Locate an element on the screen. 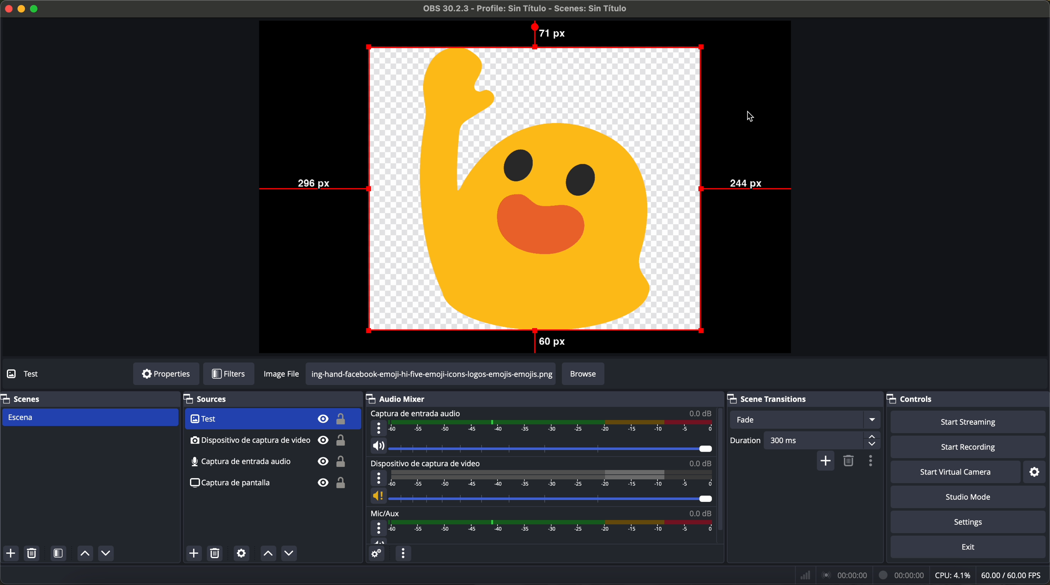 The image size is (1050, 585). remove selected scene is located at coordinates (31, 554).